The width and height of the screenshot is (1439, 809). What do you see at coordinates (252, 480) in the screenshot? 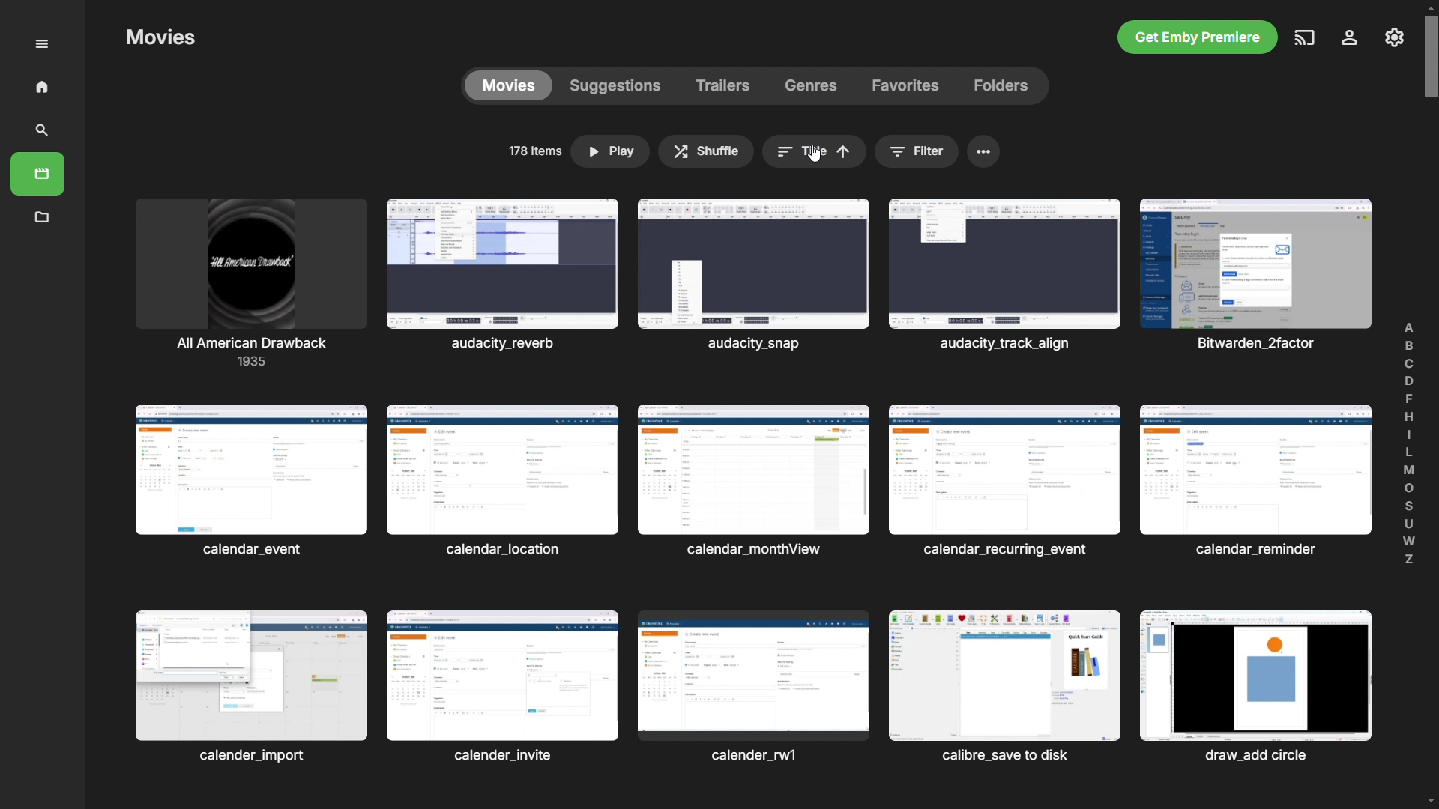
I see `` at bounding box center [252, 480].